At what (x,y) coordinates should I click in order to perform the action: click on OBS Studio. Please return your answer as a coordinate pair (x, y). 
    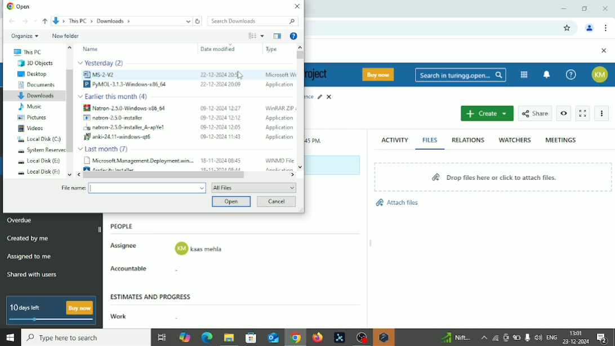
    Looking at the image, I should click on (360, 338).